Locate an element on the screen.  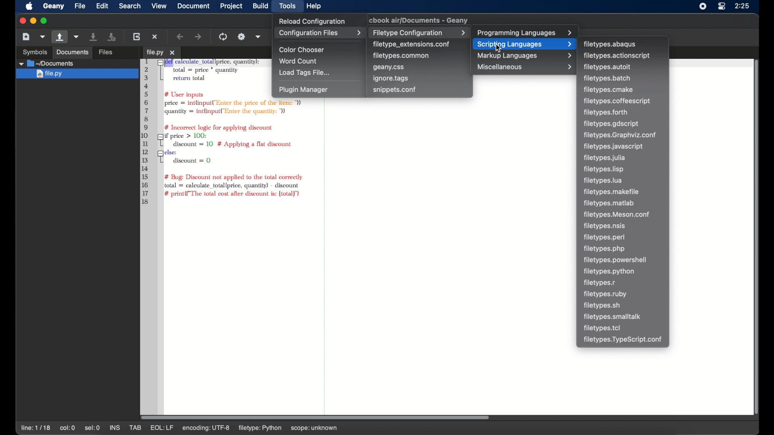
 is located at coordinates (31, 51).